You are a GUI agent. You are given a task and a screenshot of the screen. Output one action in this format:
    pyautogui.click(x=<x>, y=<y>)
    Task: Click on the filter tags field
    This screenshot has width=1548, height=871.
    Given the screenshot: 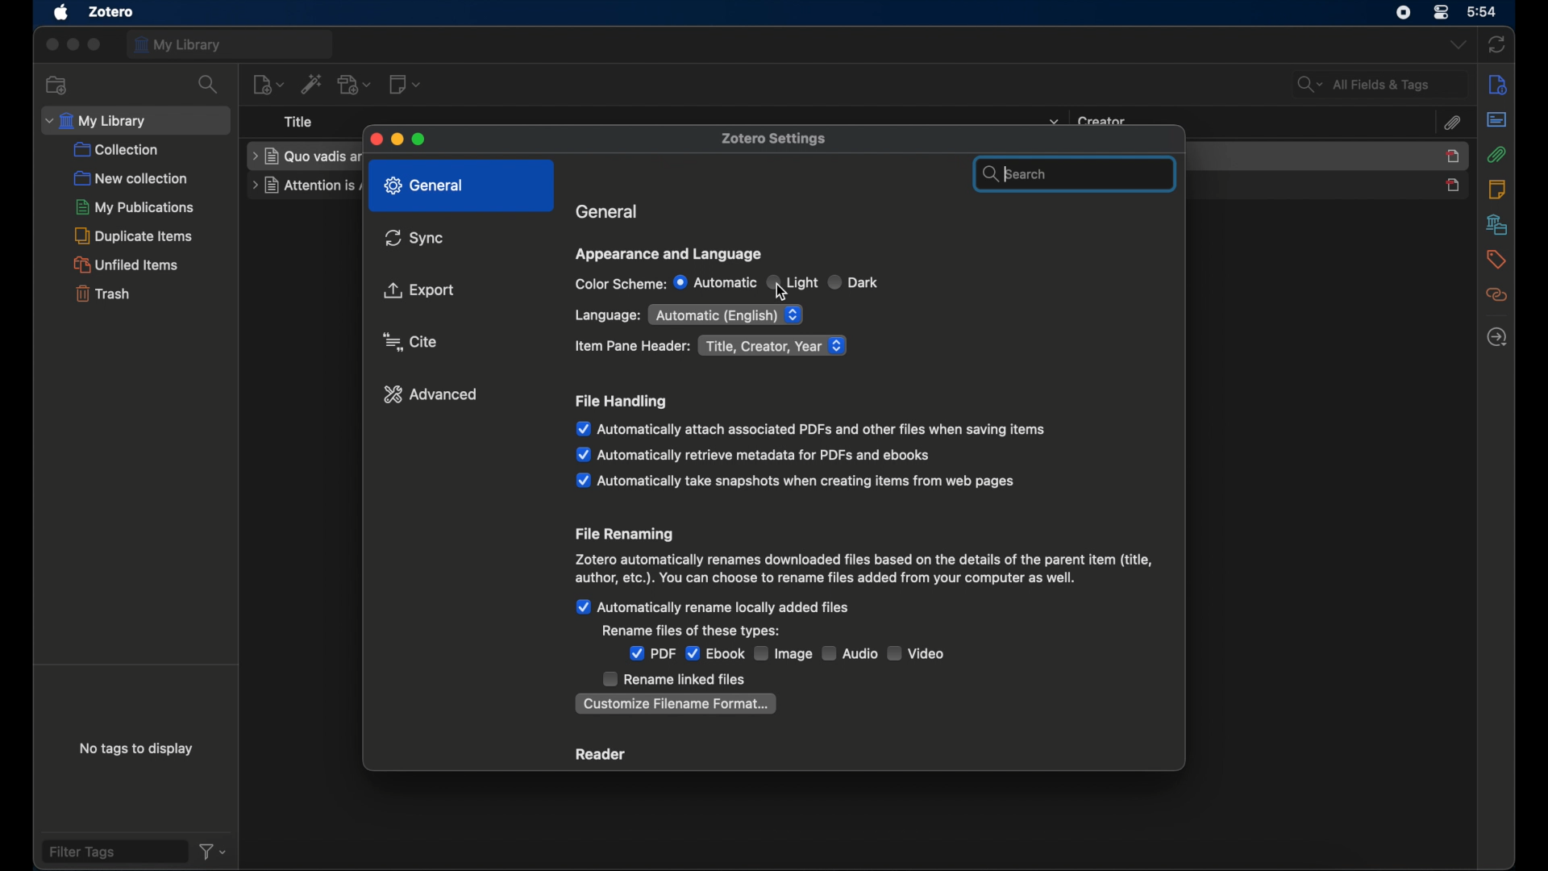 What is the action you would take?
    pyautogui.click(x=115, y=852)
    